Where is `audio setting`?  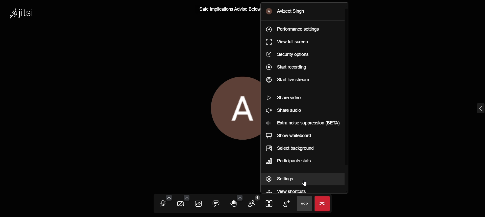 audio setting is located at coordinates (169, 198).